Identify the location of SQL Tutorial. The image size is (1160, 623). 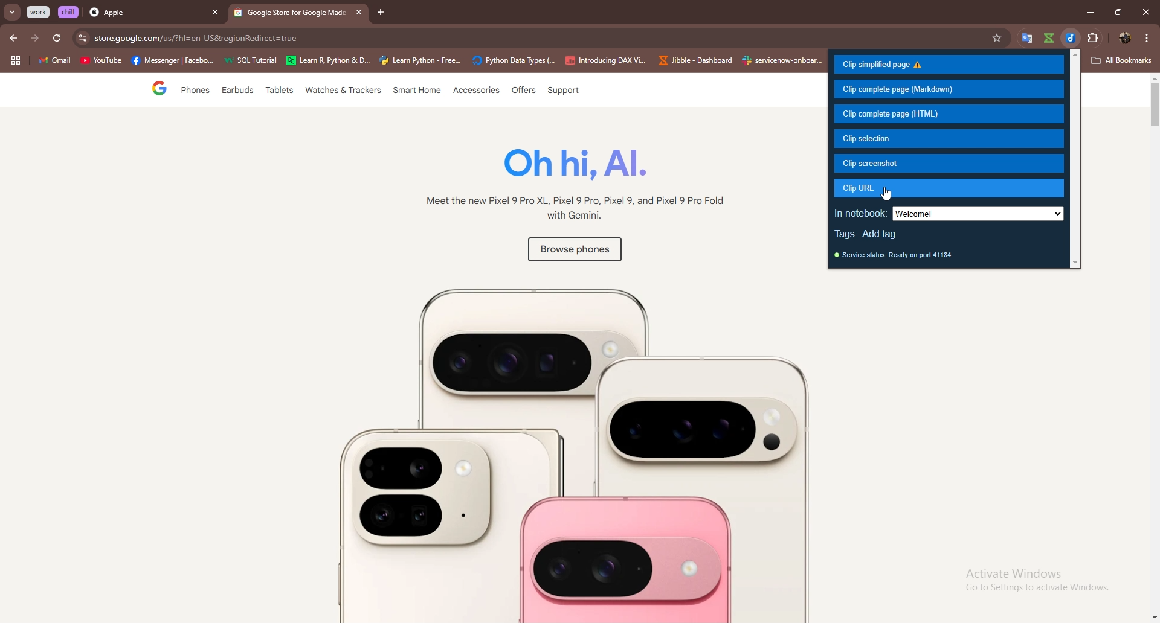
(254, 62).